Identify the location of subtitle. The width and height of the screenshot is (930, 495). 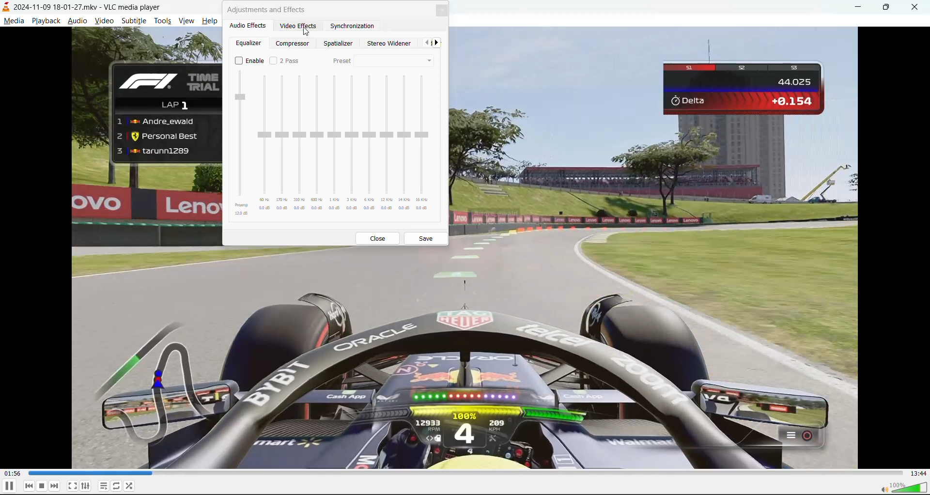
(133, 22).